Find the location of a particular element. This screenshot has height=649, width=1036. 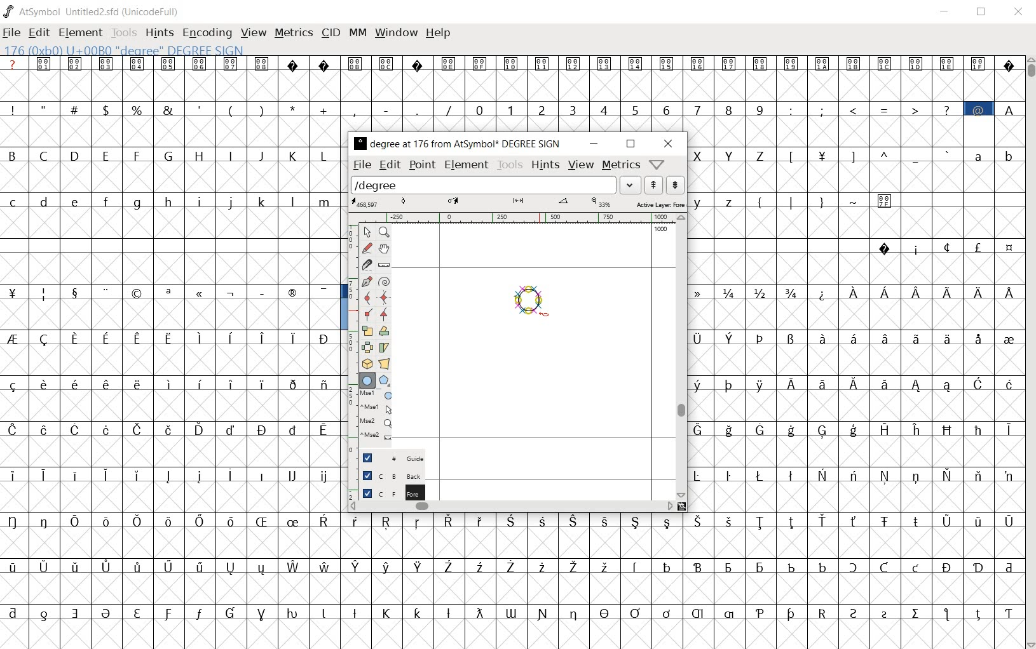

degree at 176 from AtSymbol Degree Sign is located at coordinates (456, 145).